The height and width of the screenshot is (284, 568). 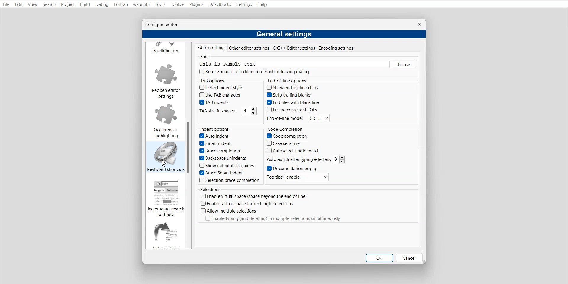 I want to click on (J) Reset zoom of all editors to default, if leaving dialog, so click(x=255, y=72).